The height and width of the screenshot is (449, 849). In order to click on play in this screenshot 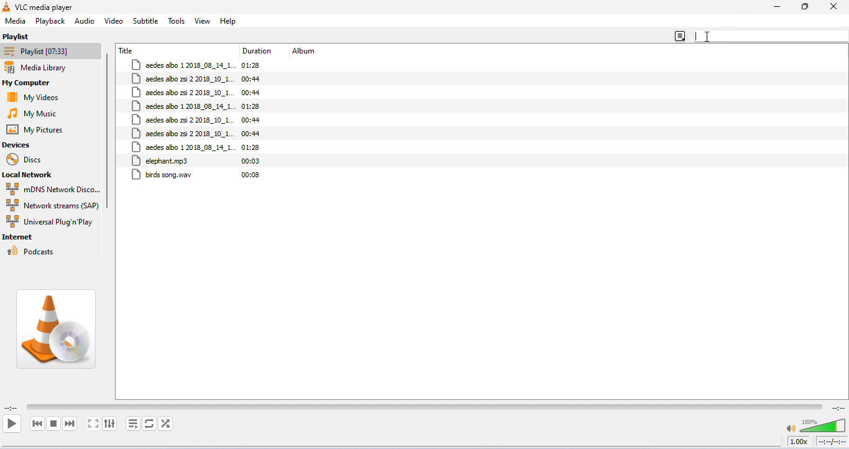, I will do `click(11, 423)`.